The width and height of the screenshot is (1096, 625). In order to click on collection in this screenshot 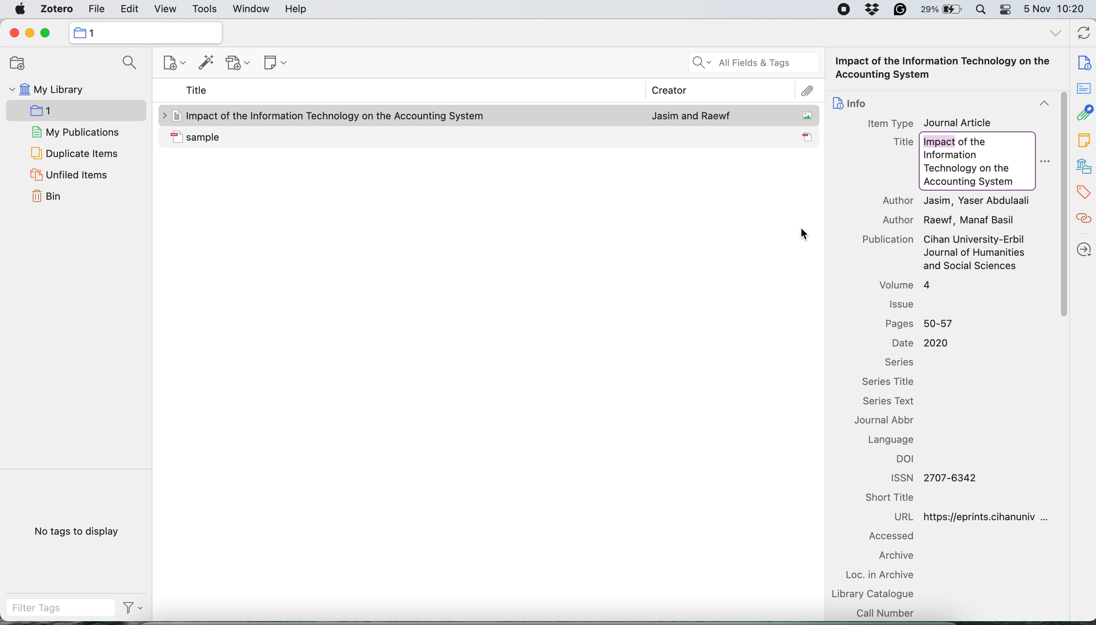, I will do `click(94, 33)`.